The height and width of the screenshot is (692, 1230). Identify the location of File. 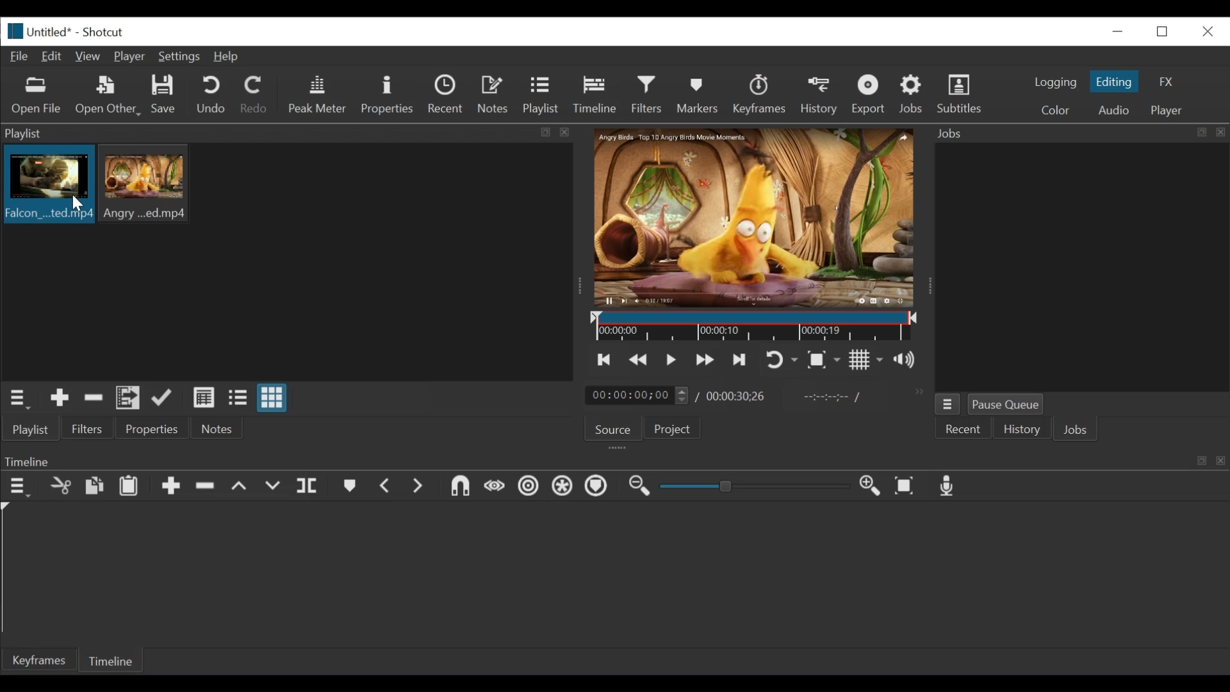
(22, 57).